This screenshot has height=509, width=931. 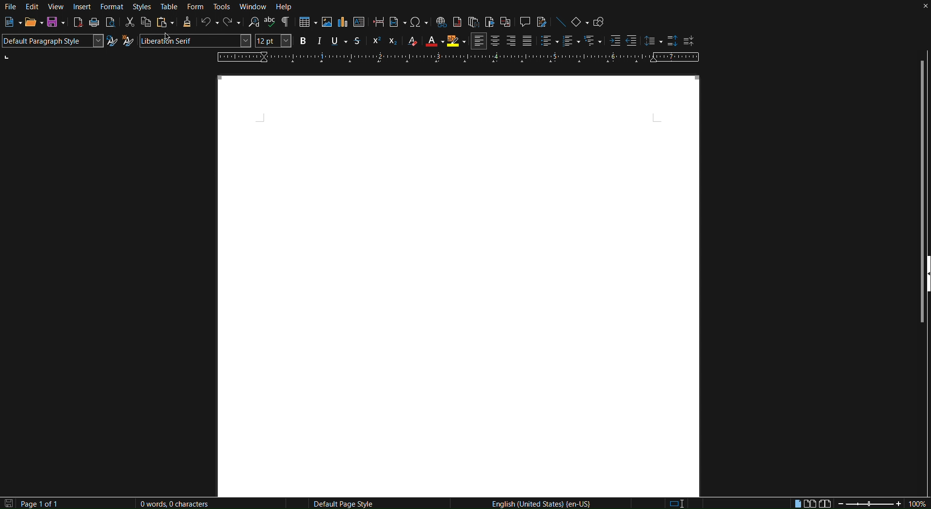 What do you see at coordinates (923, 150) in the screenshot?
I see `Scrollbar` at bounding box center [923, 150].